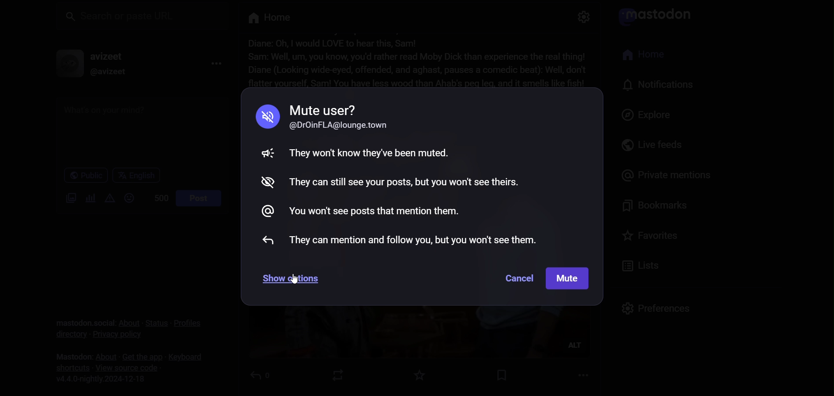 Image resolution: width=834 pixels, height=396 pixels. What do you see at coordinates (515, 278) in the screenshot?
I see `cancel` at bounding box center [515, 278].